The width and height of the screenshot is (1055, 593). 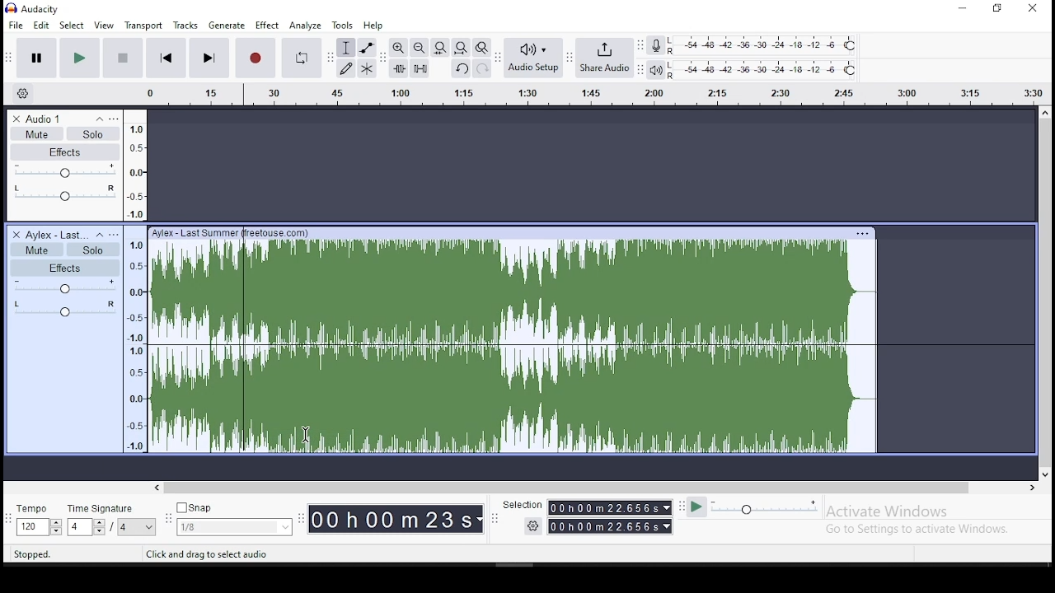 What do you see at coordinates (399, 68) in the screenshot?
I see `trim audio outside selection` at bounding box center [399, 68].